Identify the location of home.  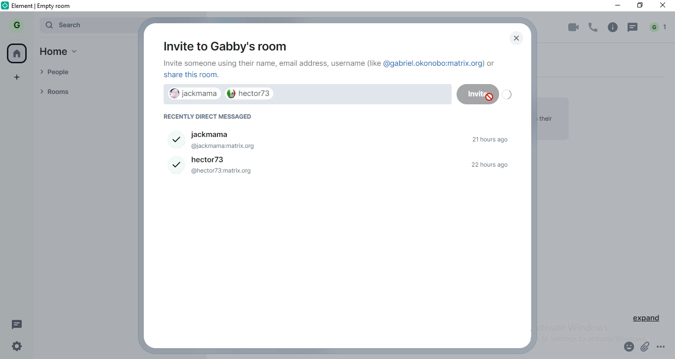
(18, 53).